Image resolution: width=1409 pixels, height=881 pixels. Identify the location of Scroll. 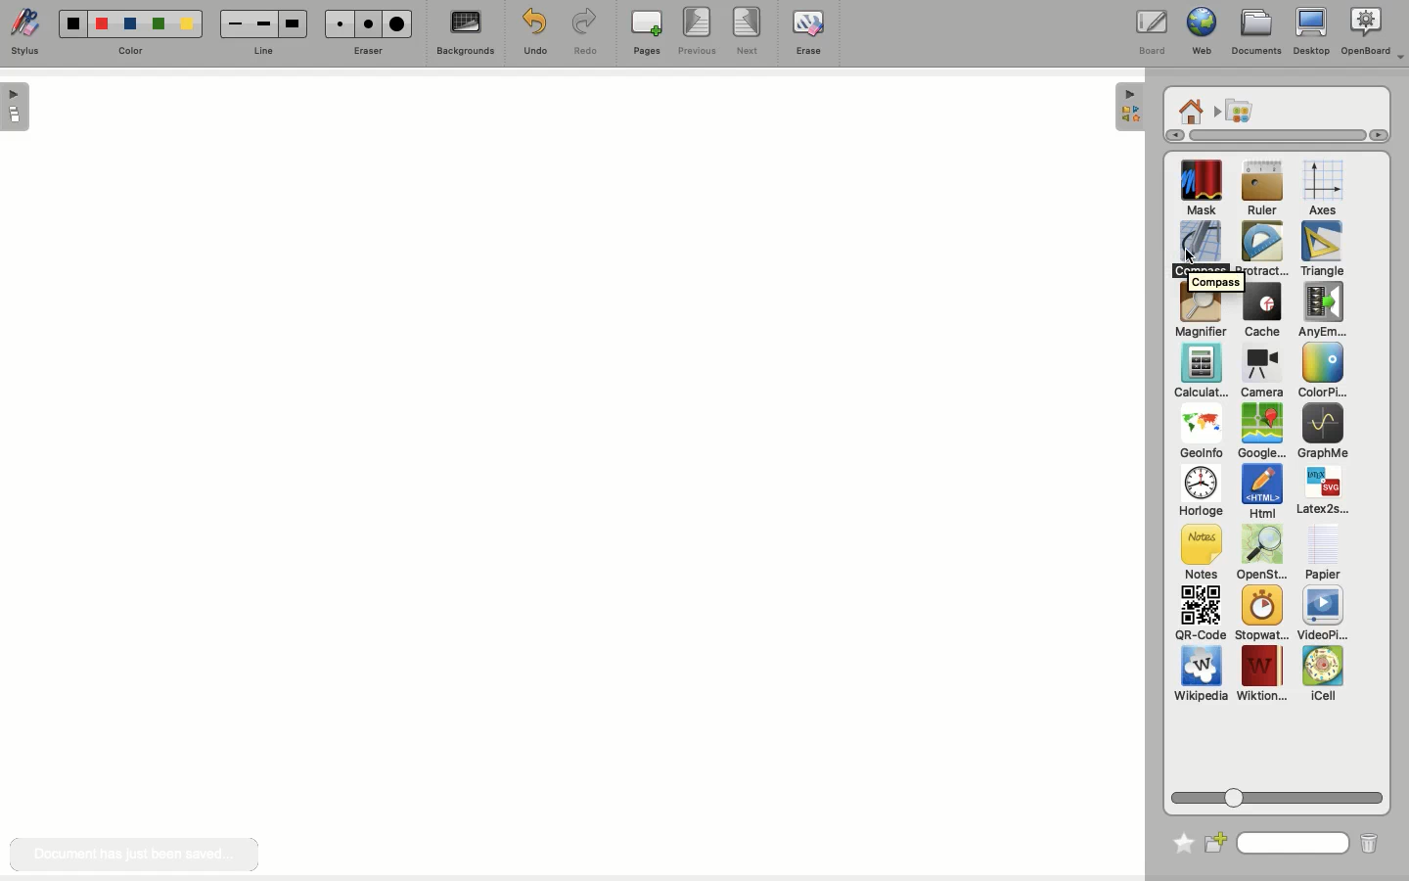
(1280, 794).